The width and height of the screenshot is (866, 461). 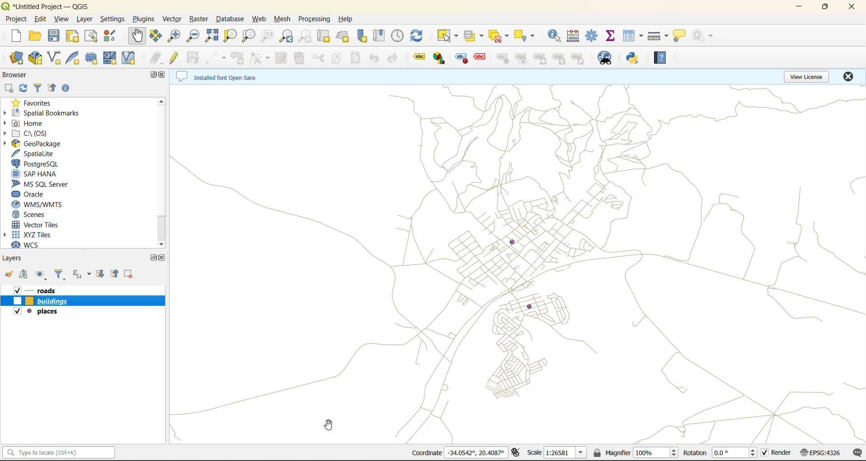 What do you see at coordinates (503, 58) in the screenshot?
I see `Label Placement` at bounding box center [503, 58].